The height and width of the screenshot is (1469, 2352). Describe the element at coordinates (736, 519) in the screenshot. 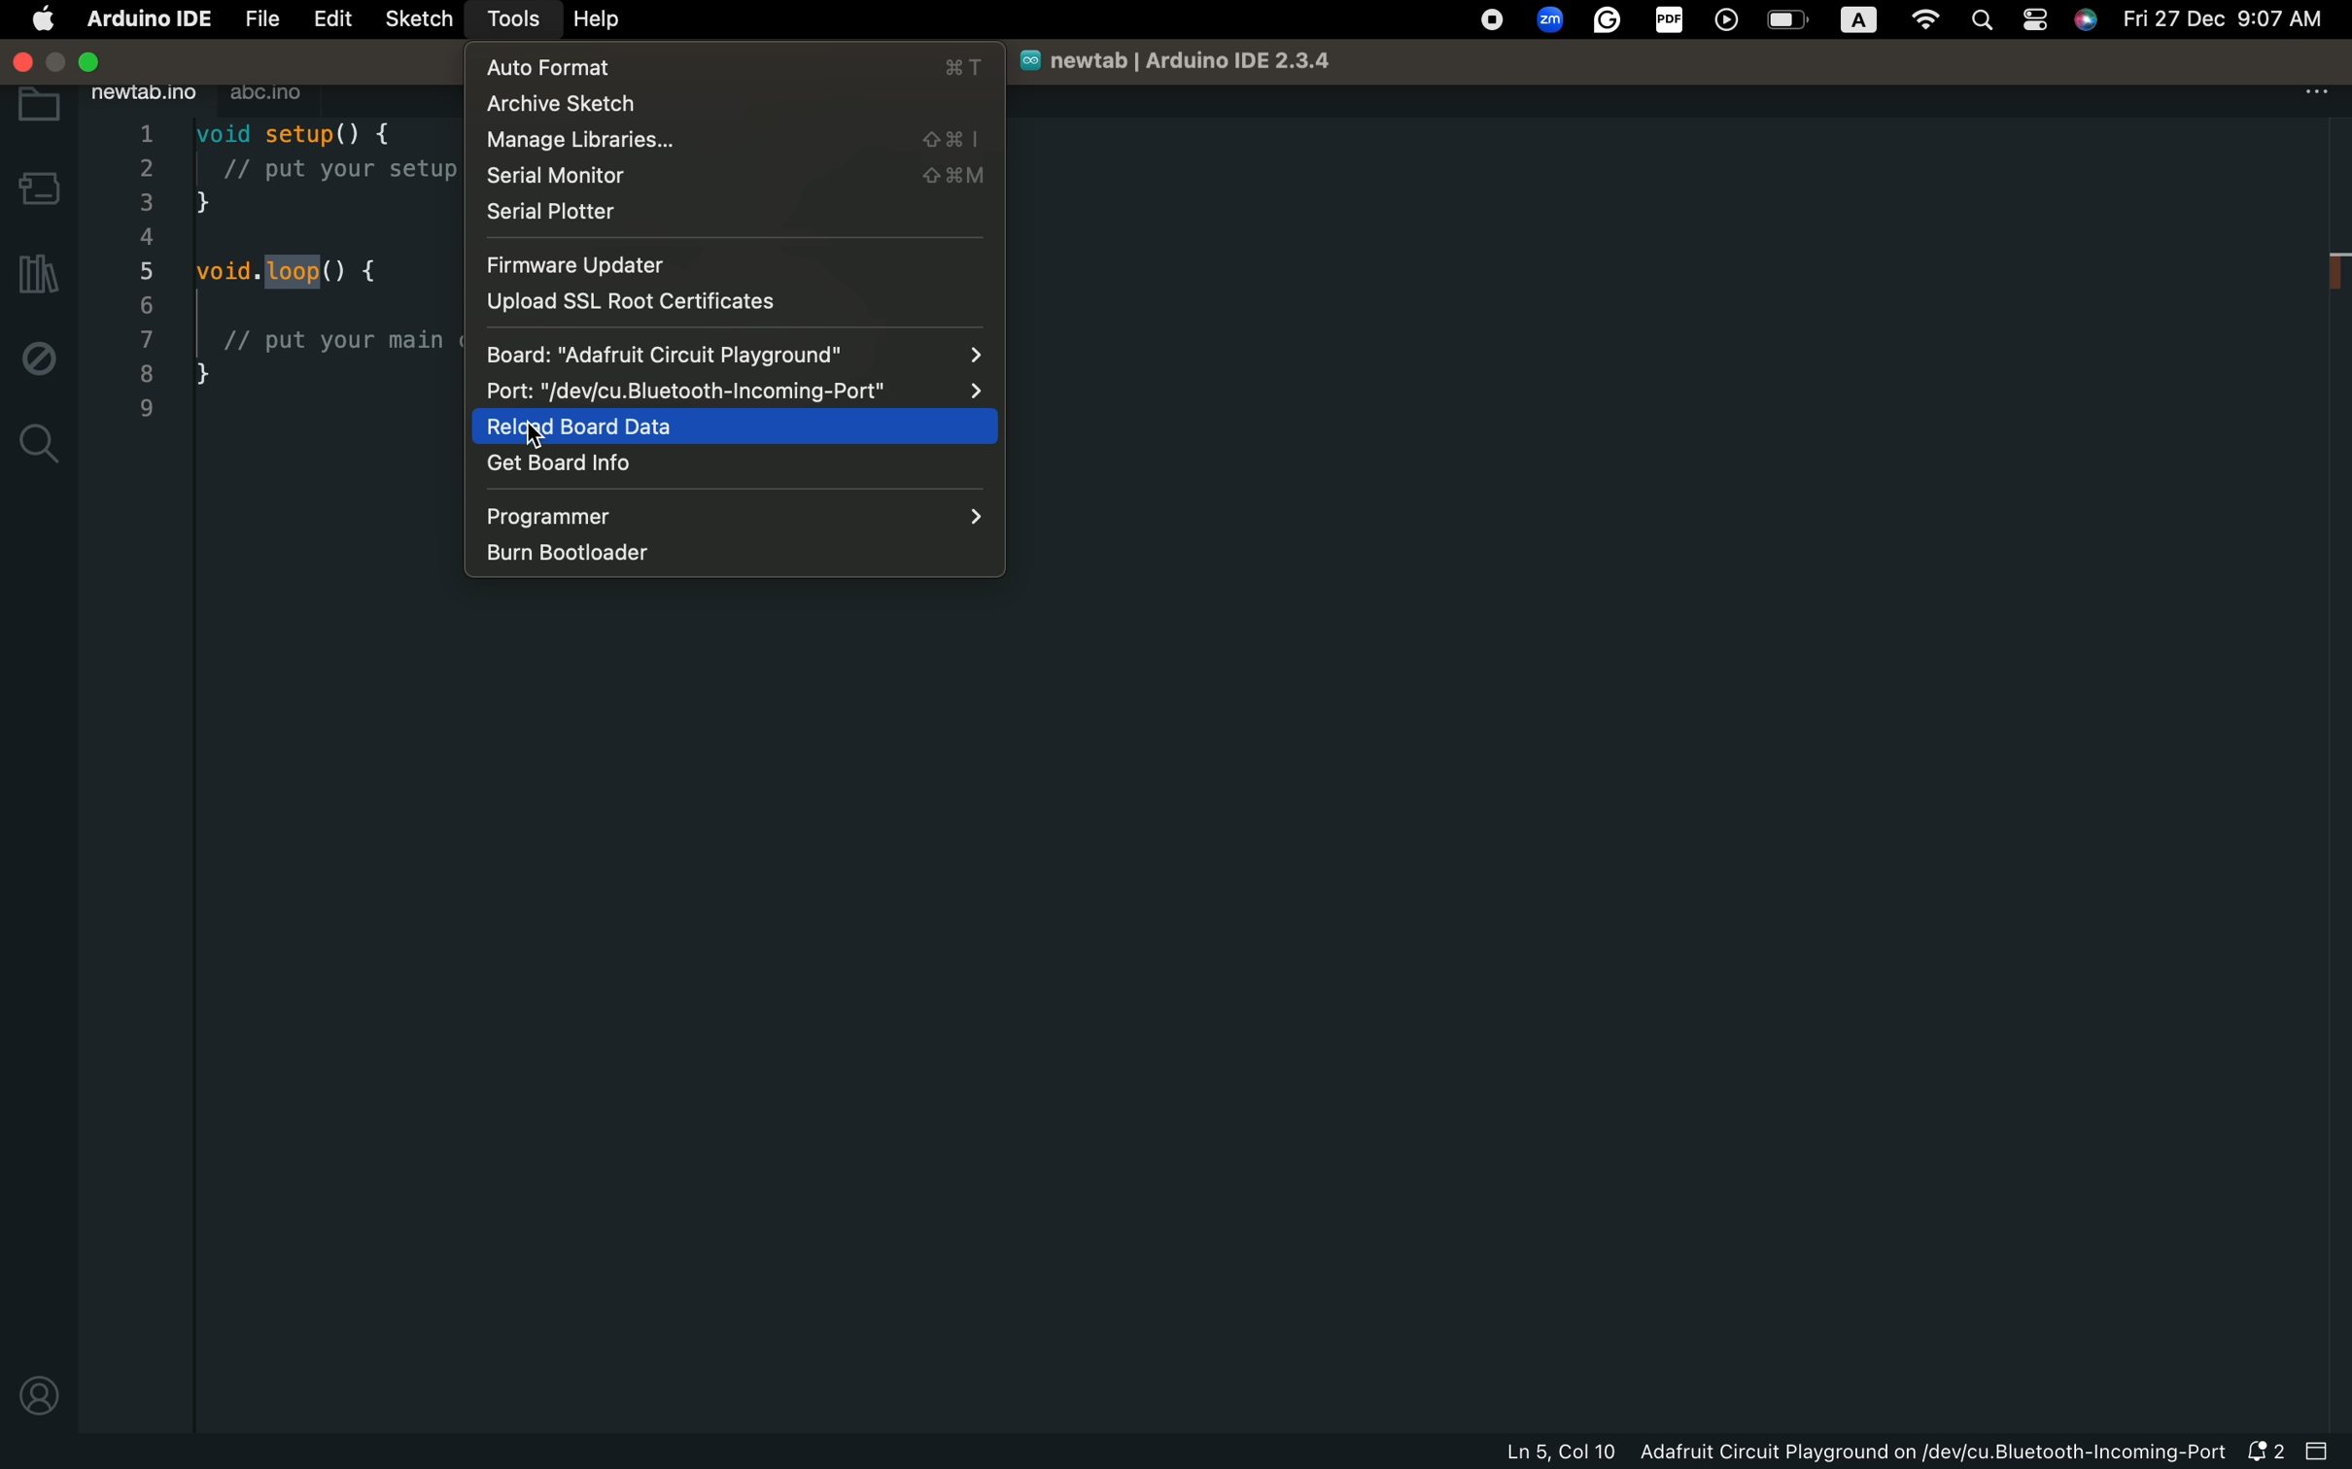

I see `programmer` at that location.